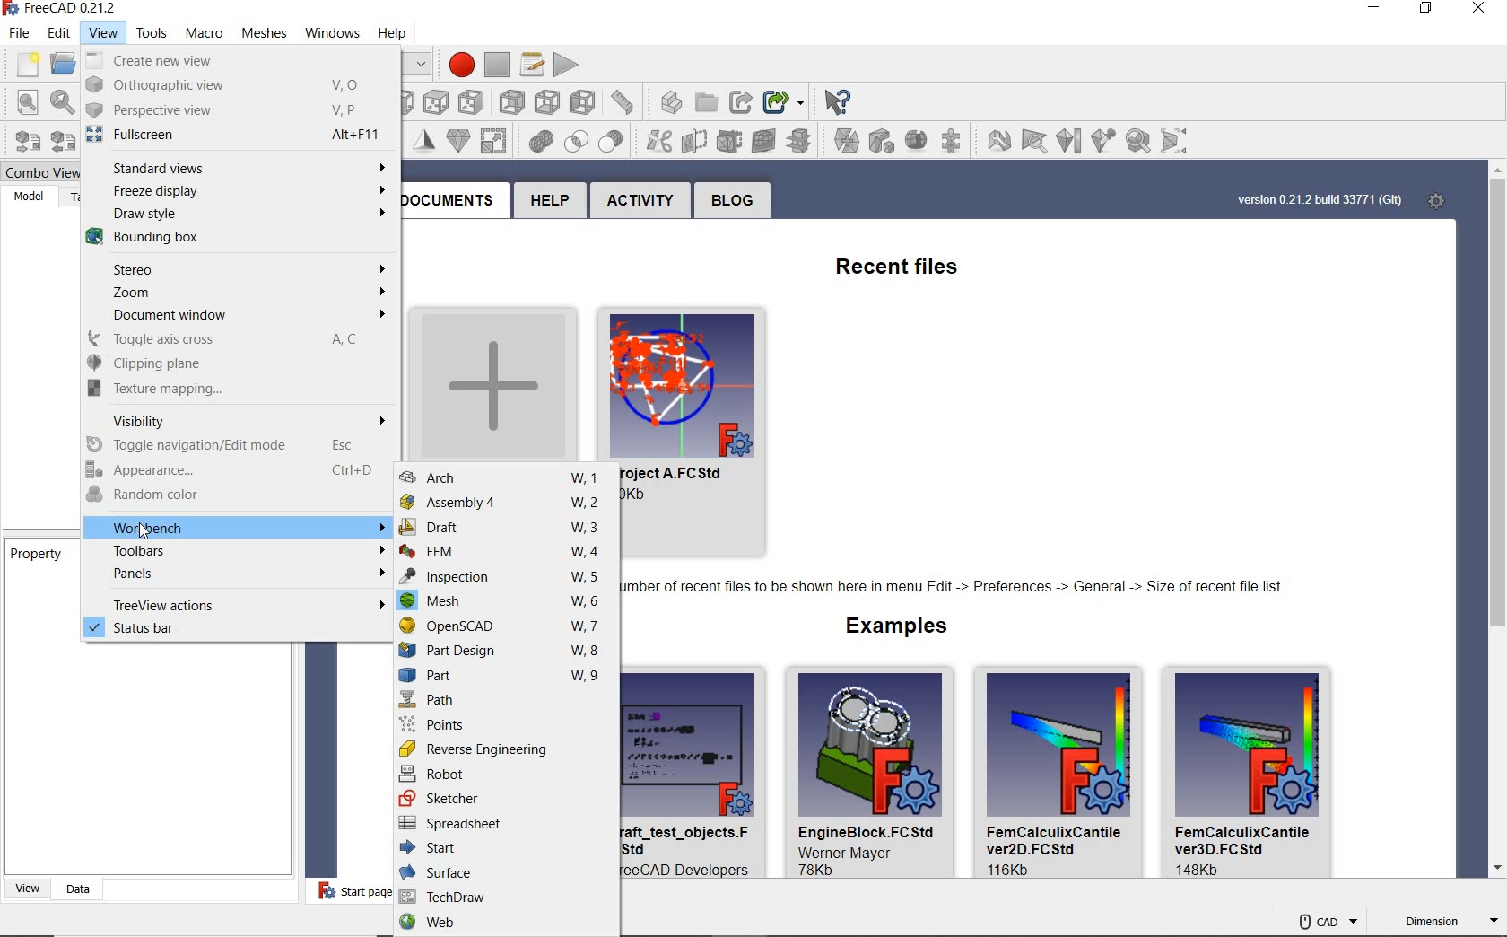 Image resolution: width=1507 pixels, height=937 pixels. What do you see at coordinates (997, 140) in the screenshot?
I see `option` at bounding box center [997, 140].